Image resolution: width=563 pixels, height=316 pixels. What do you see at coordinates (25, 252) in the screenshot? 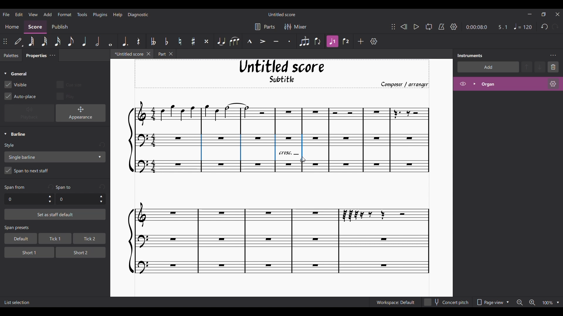
I see `short 1` at bounding box center [25, 252].